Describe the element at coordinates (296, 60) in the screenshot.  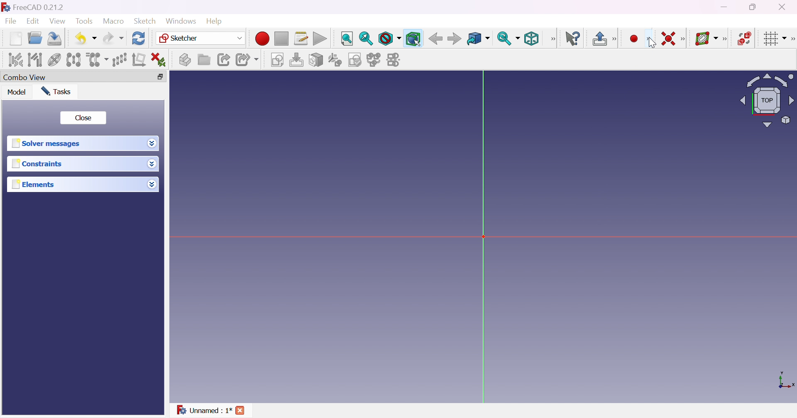
I see `Edit sketch` at that location.